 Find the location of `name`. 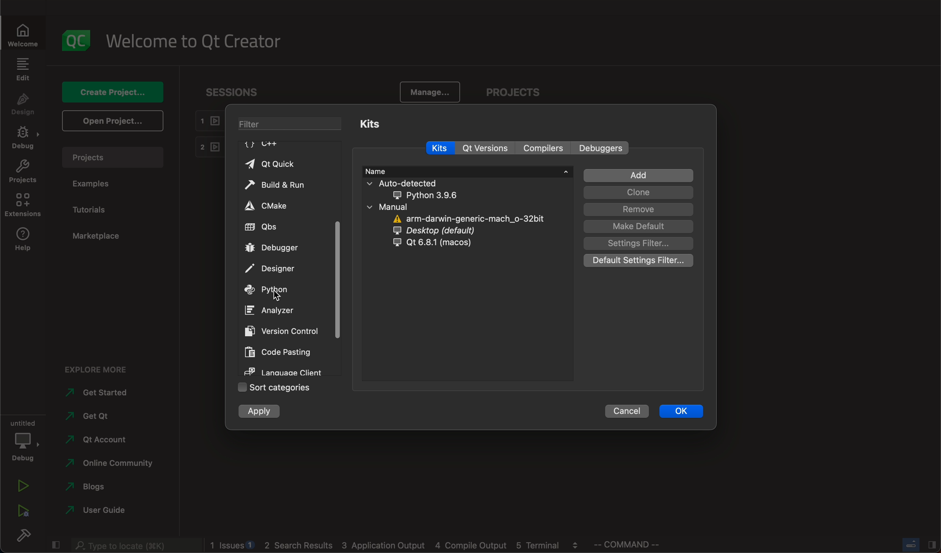

name is located at coordinates (467, 171).